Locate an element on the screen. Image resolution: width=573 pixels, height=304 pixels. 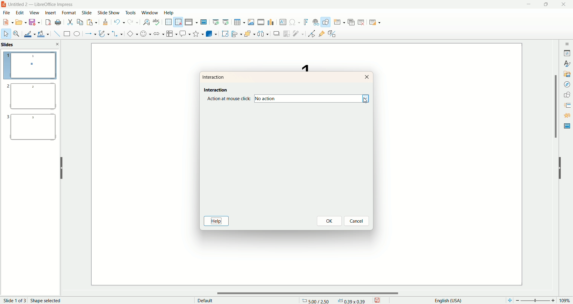
master slide is located at coordinates (204, 22).